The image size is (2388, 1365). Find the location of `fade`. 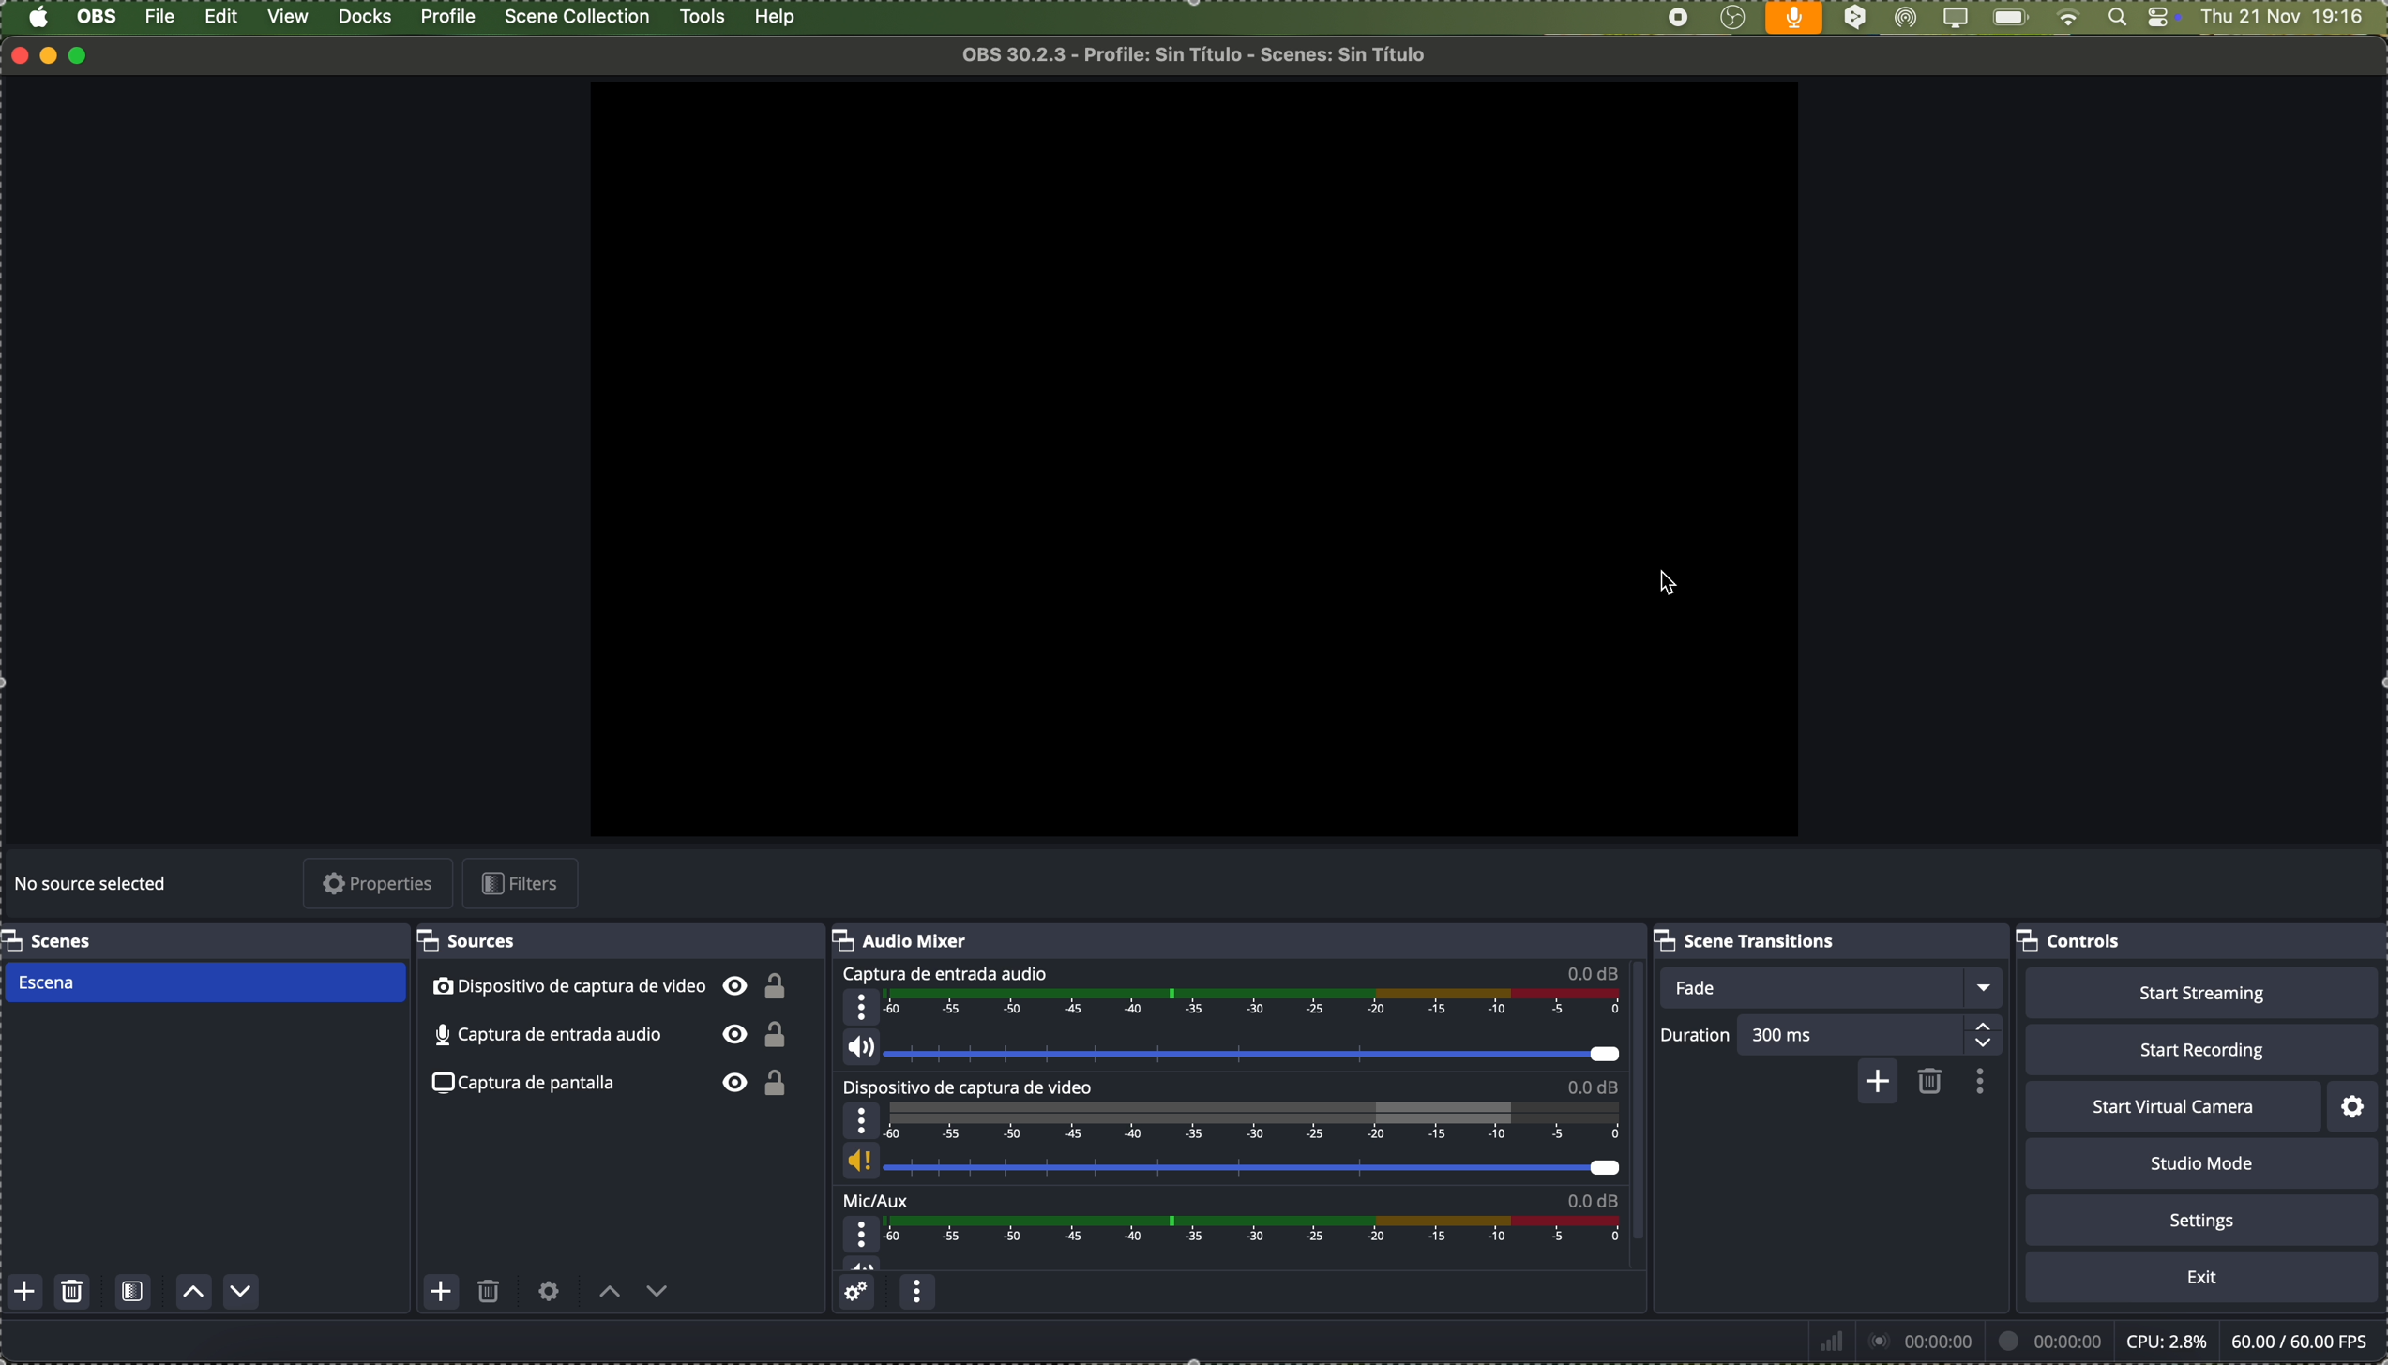

fade is located at coordinates (1832, 988).